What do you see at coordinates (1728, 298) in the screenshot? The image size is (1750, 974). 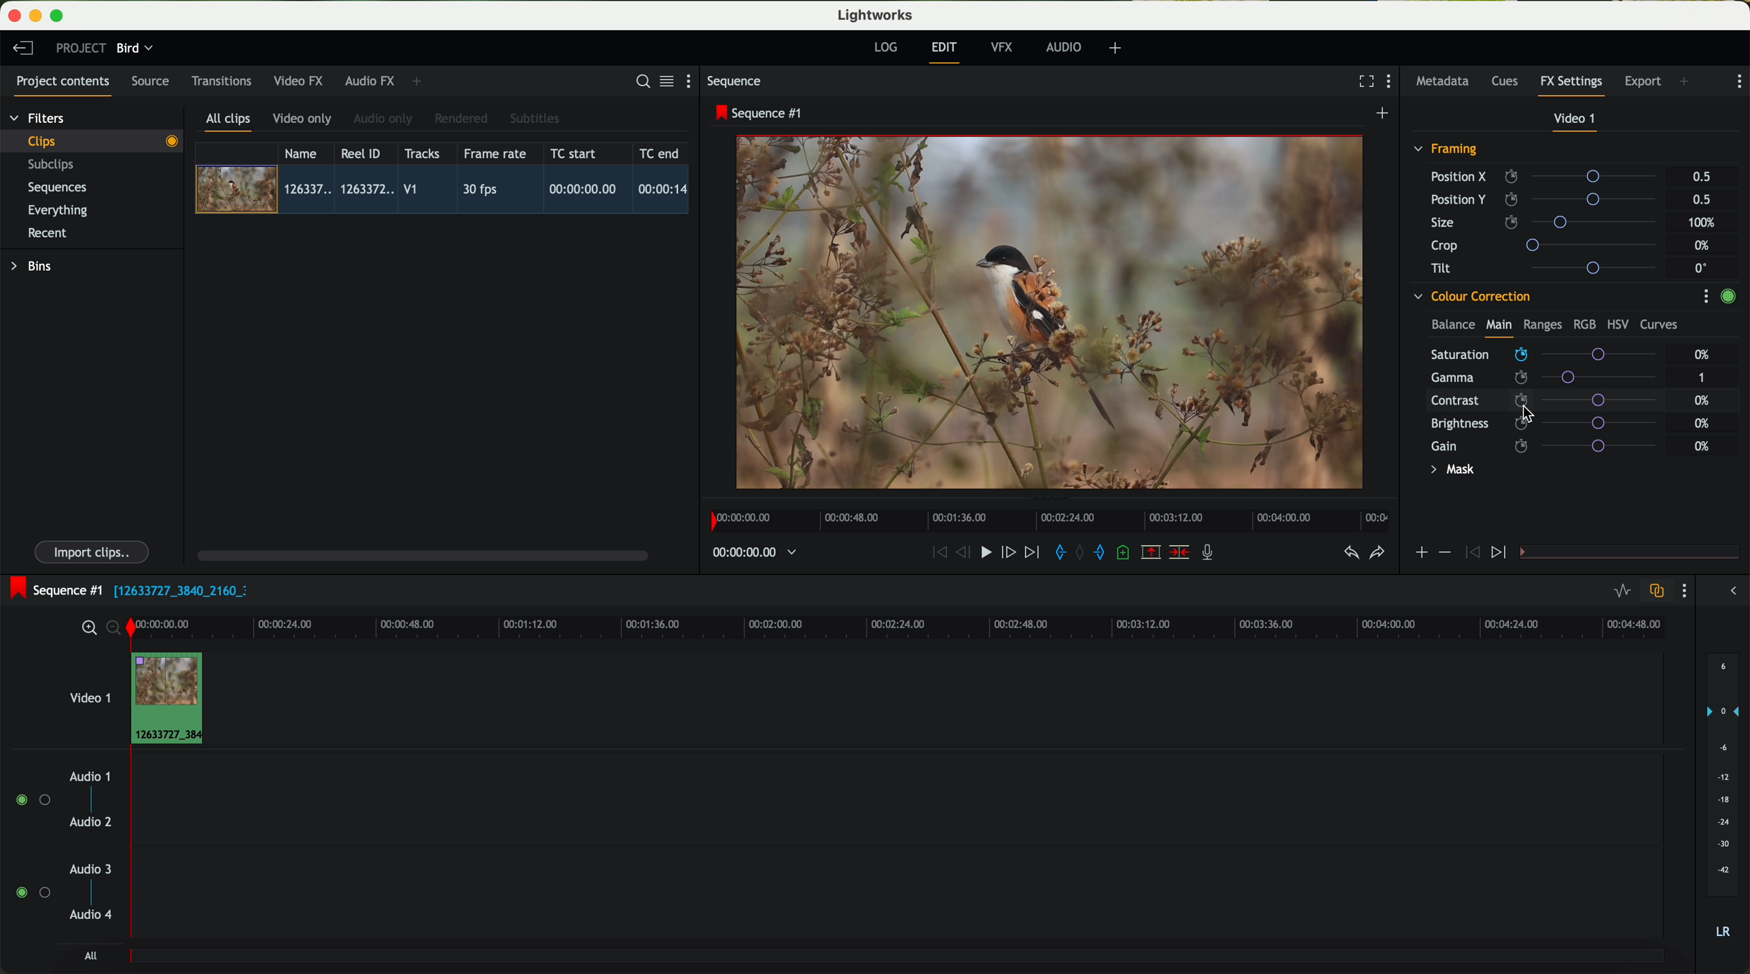 I see `enable` at bounding box center [1728, 298].